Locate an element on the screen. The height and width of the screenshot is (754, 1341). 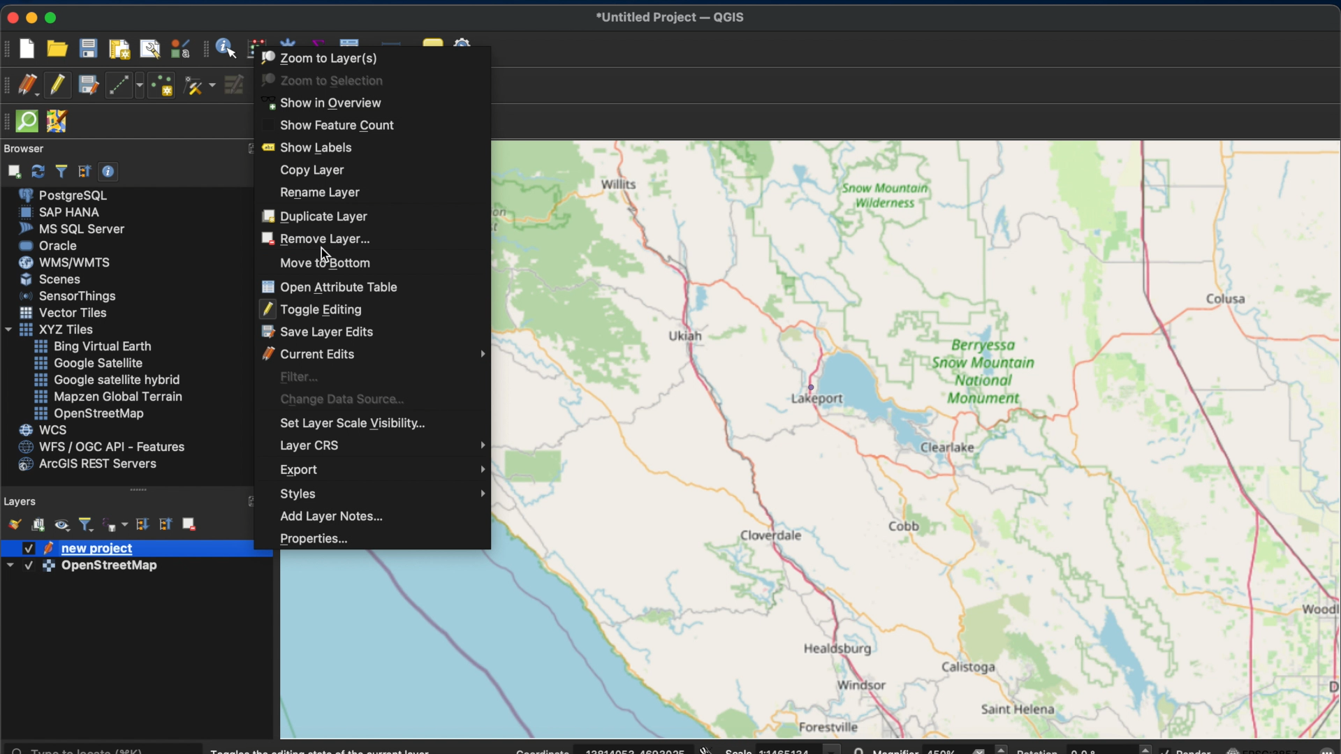
mapzen global terrain is located at coordinates (107, 397).